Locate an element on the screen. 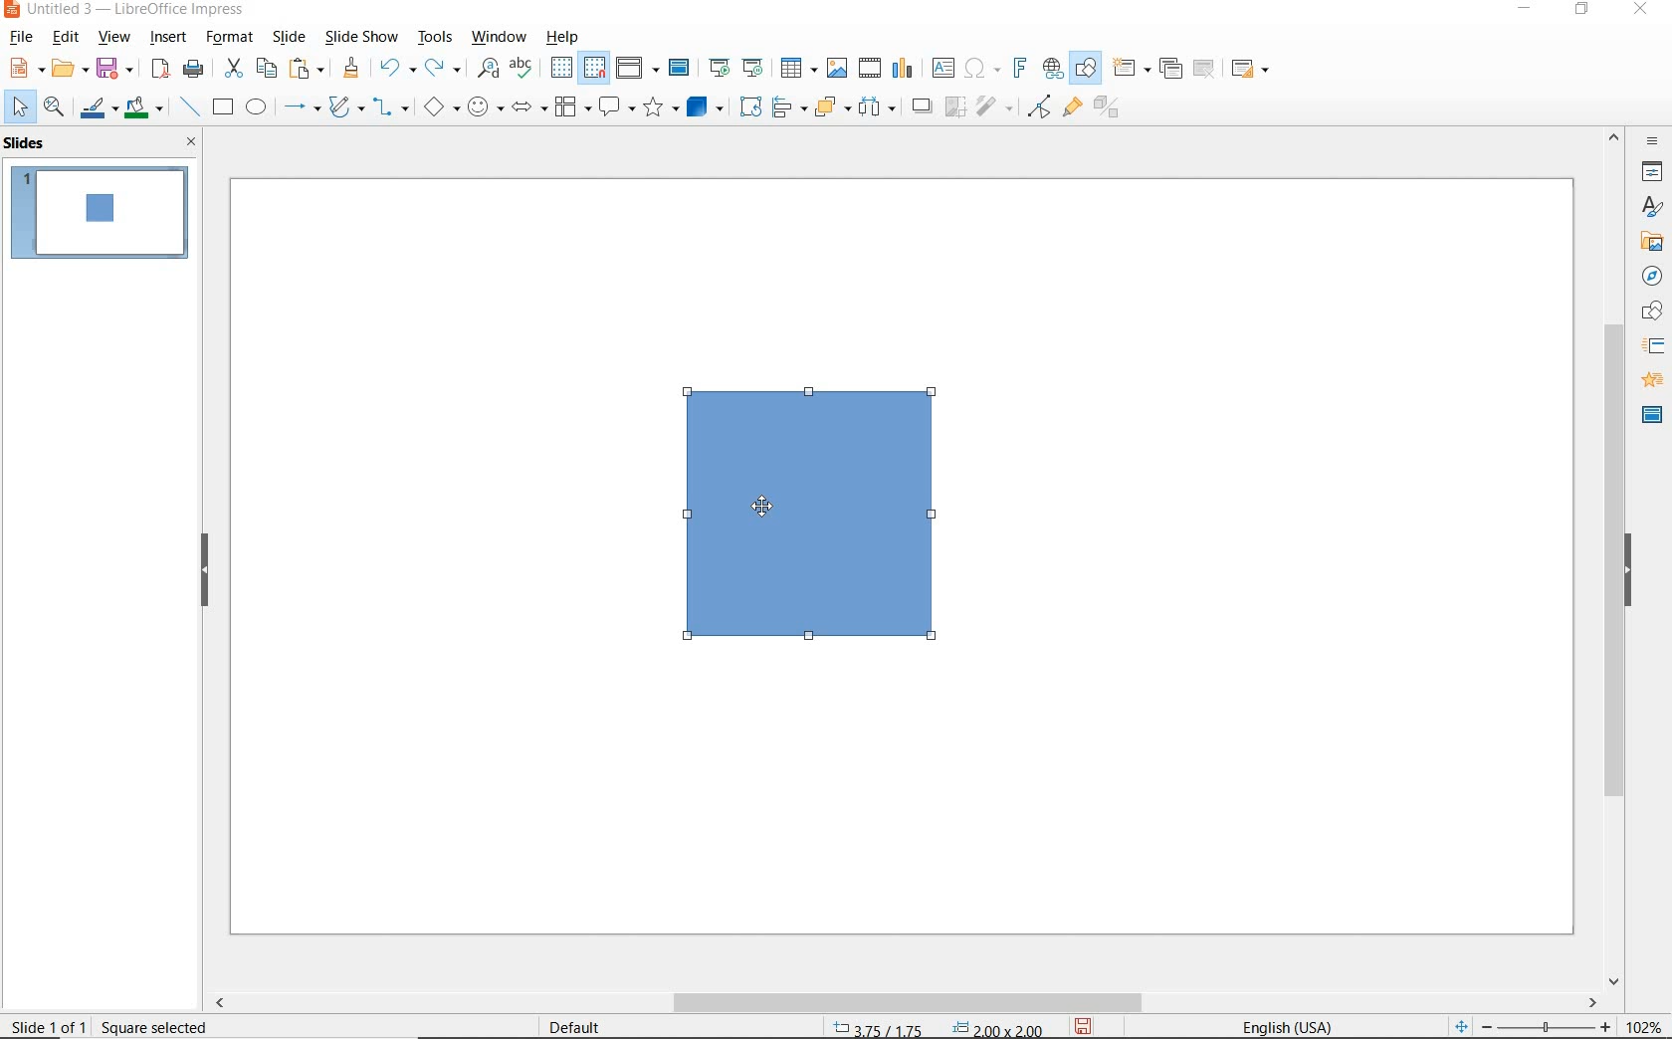 The width and height of the screenshot is (1672, 1039). master slide is located at coordinates (684, 67).